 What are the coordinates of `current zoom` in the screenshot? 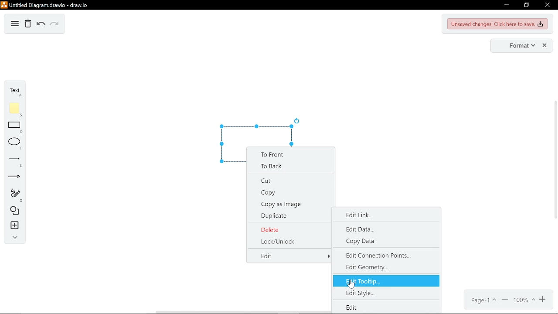 It's located at (524, 300).